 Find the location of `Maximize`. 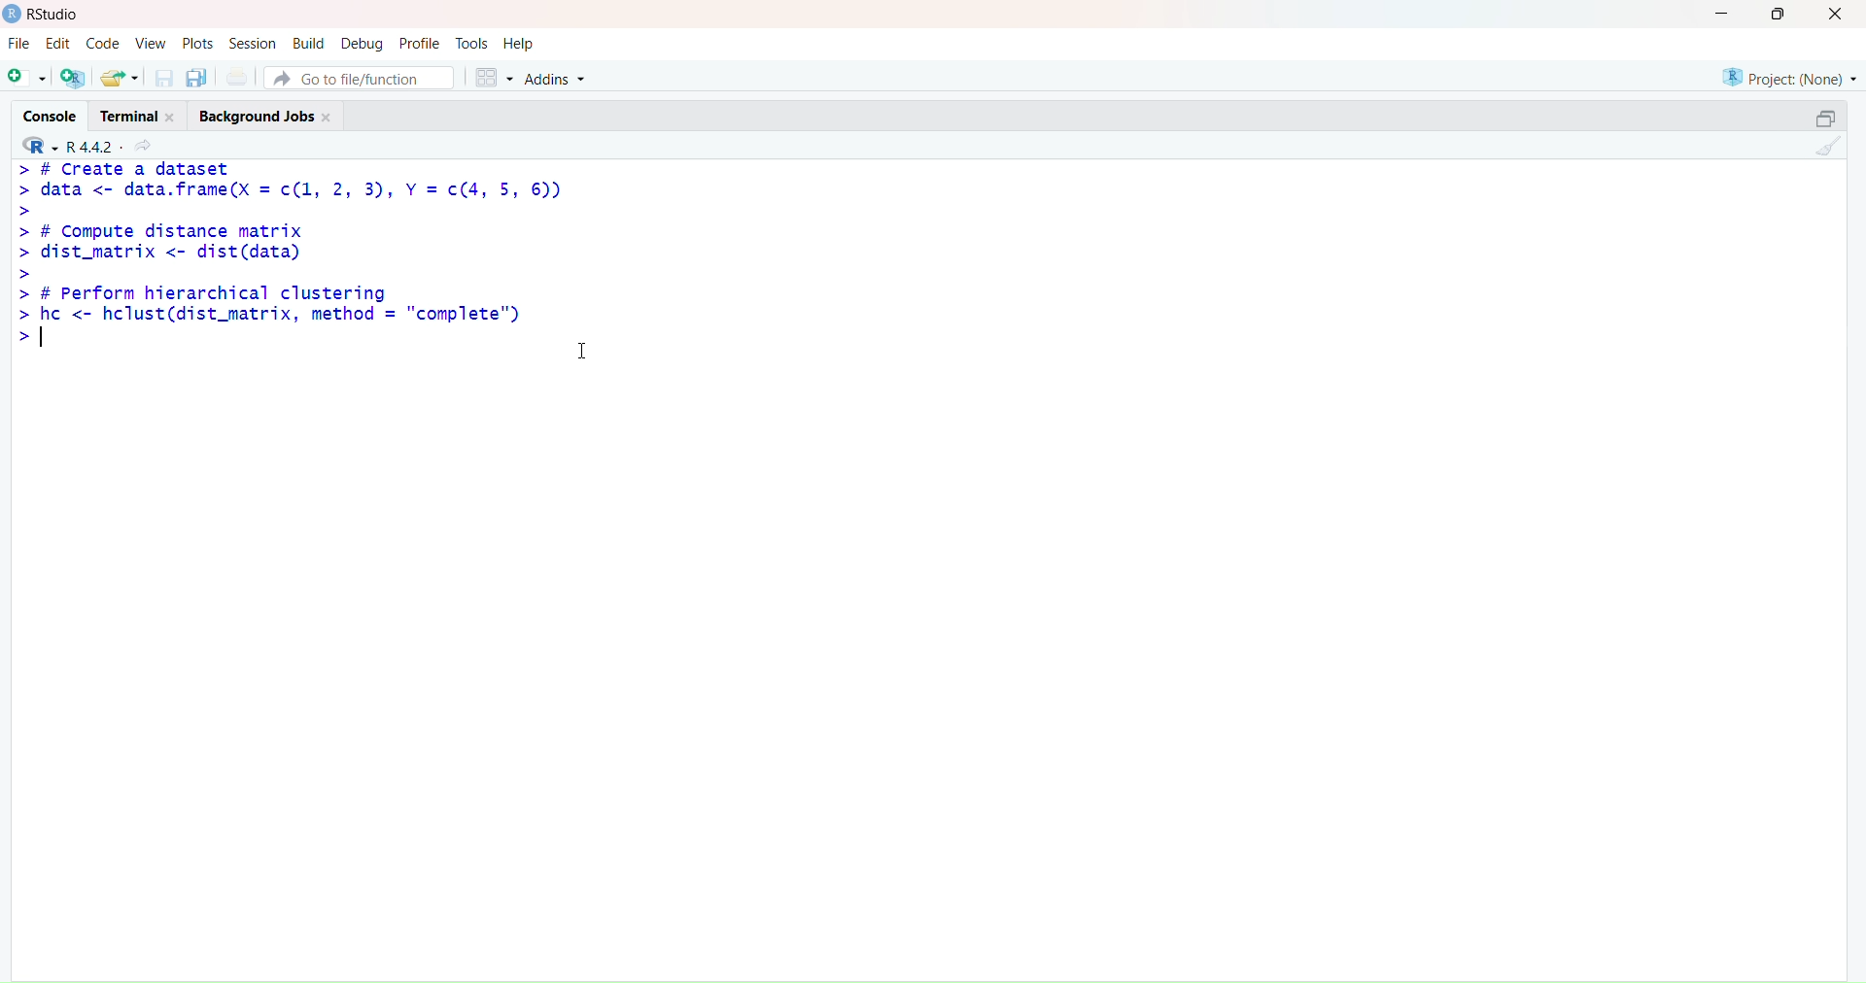

Maximize is located at coordinates (1820, 119).